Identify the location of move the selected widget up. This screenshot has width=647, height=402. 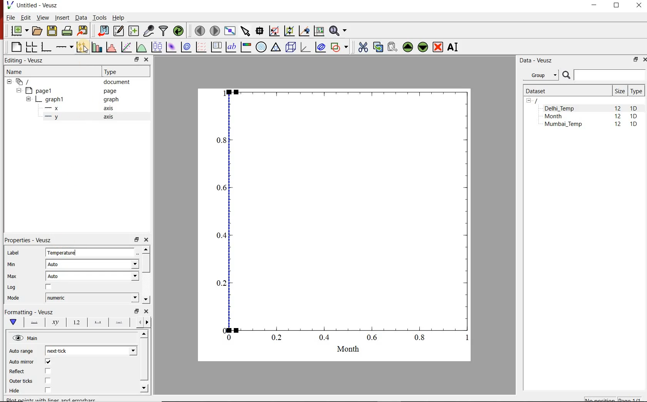
(407, 47).